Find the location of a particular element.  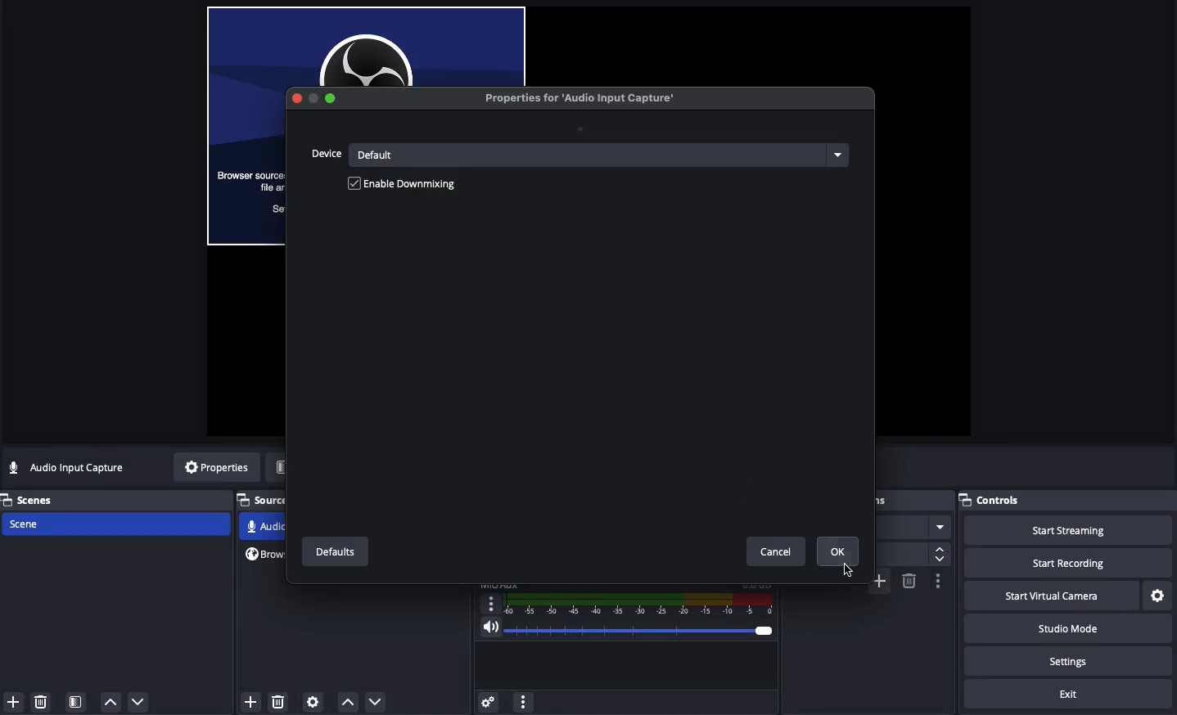

Source preferences is located at coordinates (311, 703).